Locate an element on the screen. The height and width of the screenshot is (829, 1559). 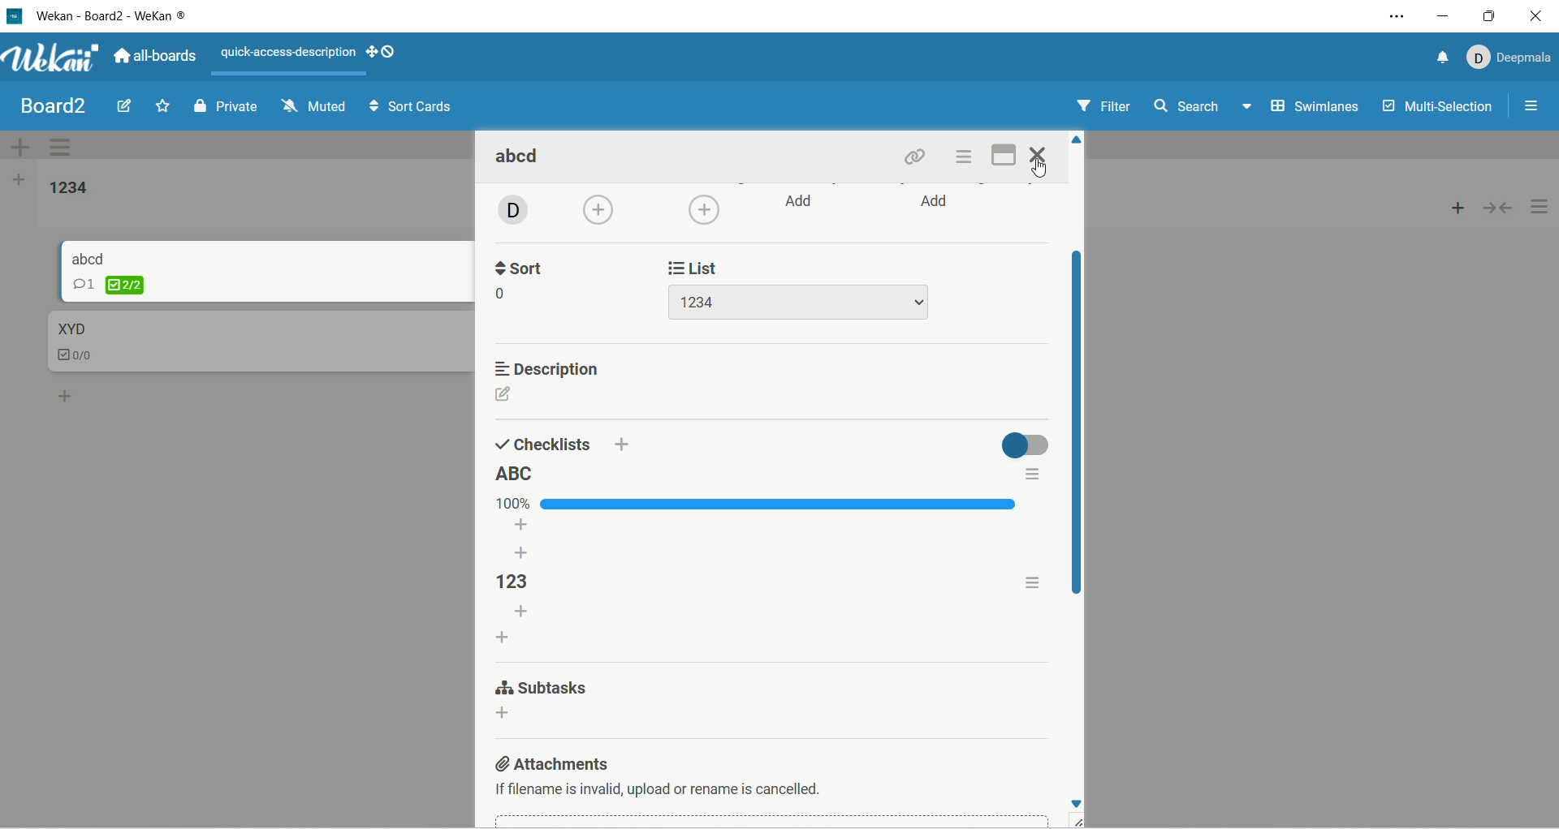
link is located at coordinates (918, 157).